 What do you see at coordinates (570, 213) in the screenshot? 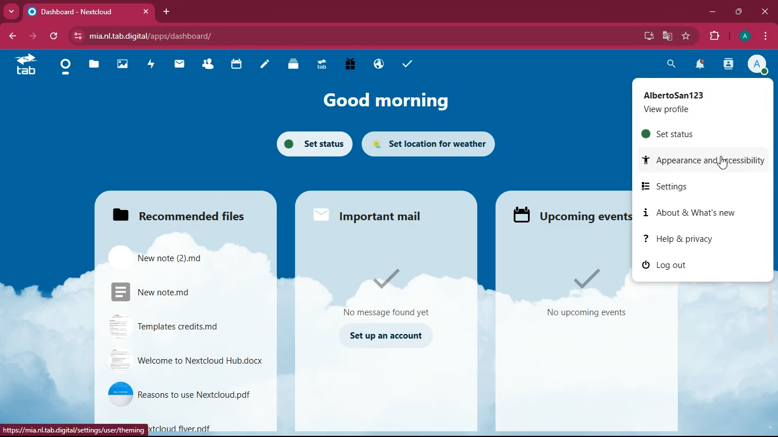
I see `events` at bounding box center [570, 213].